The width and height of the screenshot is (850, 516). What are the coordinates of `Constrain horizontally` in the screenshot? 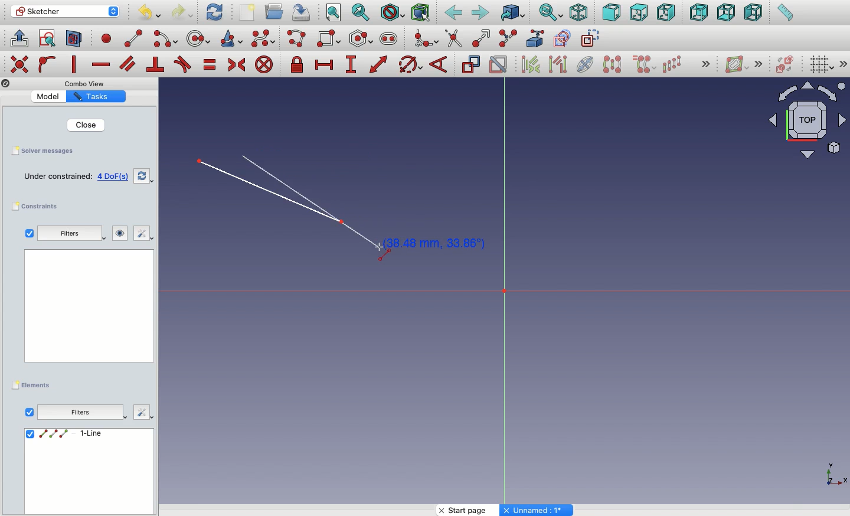 It's located at (100, 66).